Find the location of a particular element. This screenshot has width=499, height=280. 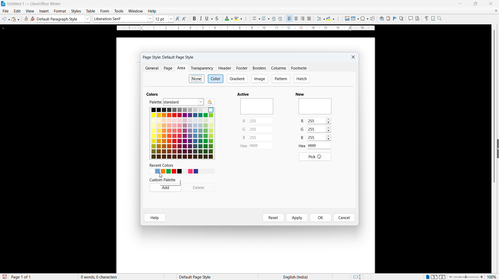

G is located at coordinates (244, 129).